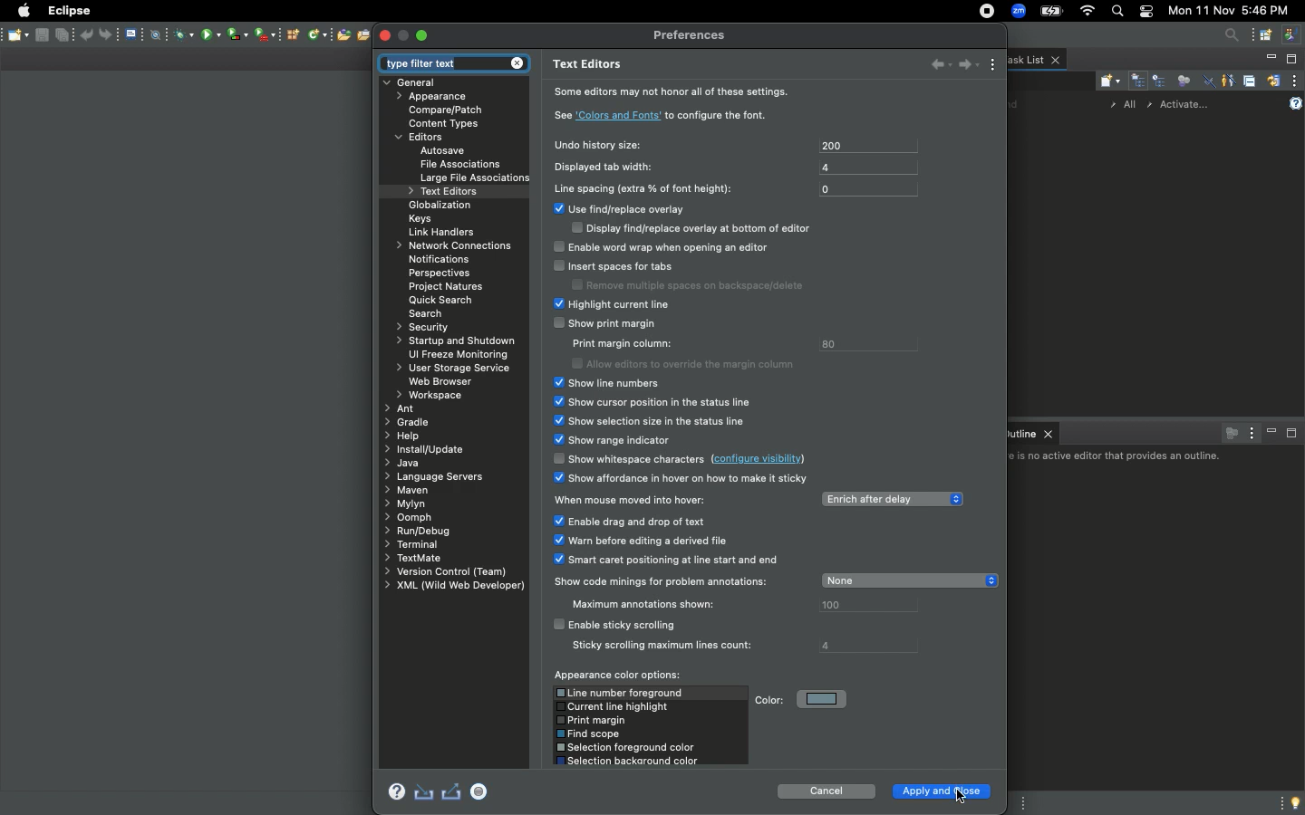 This screenshot has height=815, width=1305. Describe the element at coordinates (421, 557) in the screenshot. I see `Text mate` at that location.